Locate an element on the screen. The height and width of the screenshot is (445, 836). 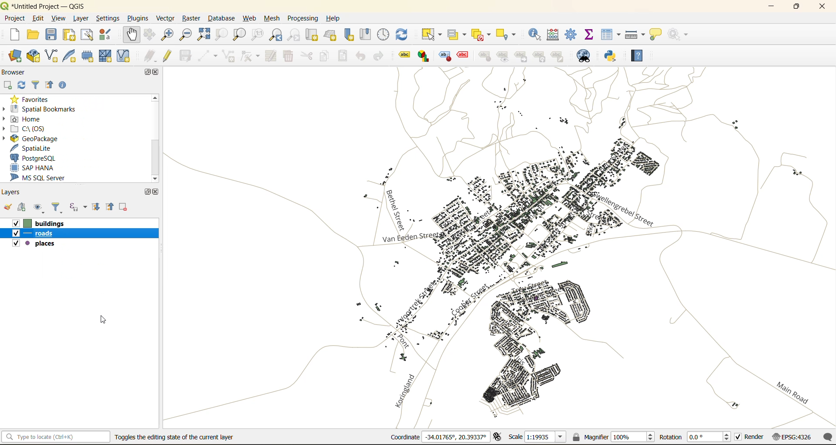
spatial bookmarks is located at coordinates (45, 109).